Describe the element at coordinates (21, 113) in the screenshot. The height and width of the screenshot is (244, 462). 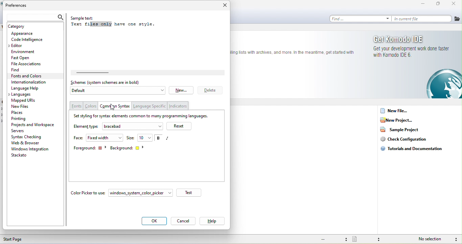
I see `place` at that location.